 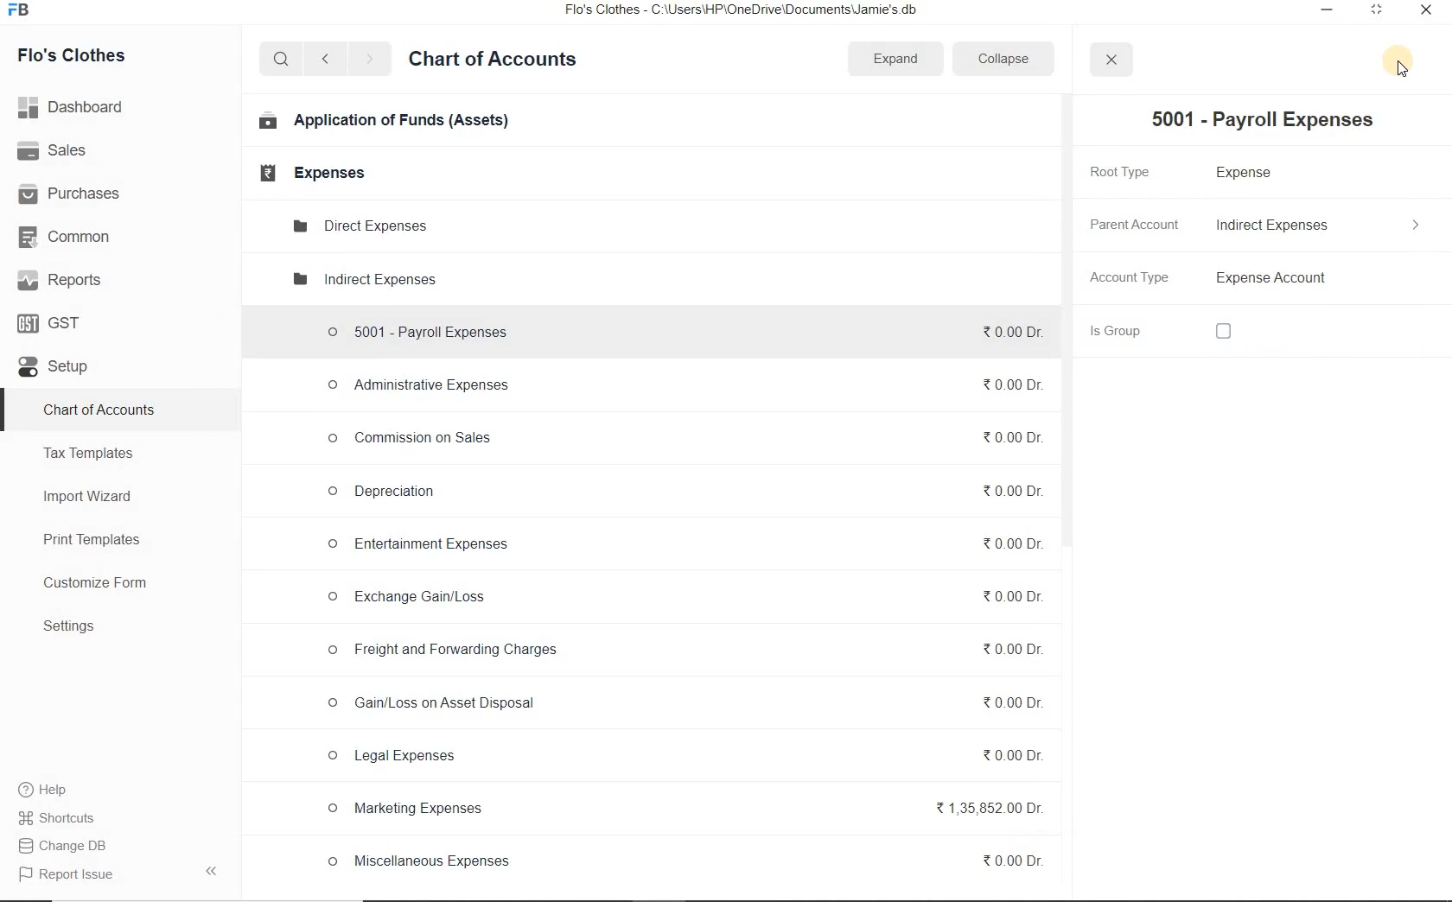 I want to click on Root Type, so click(x=1130, y=171).